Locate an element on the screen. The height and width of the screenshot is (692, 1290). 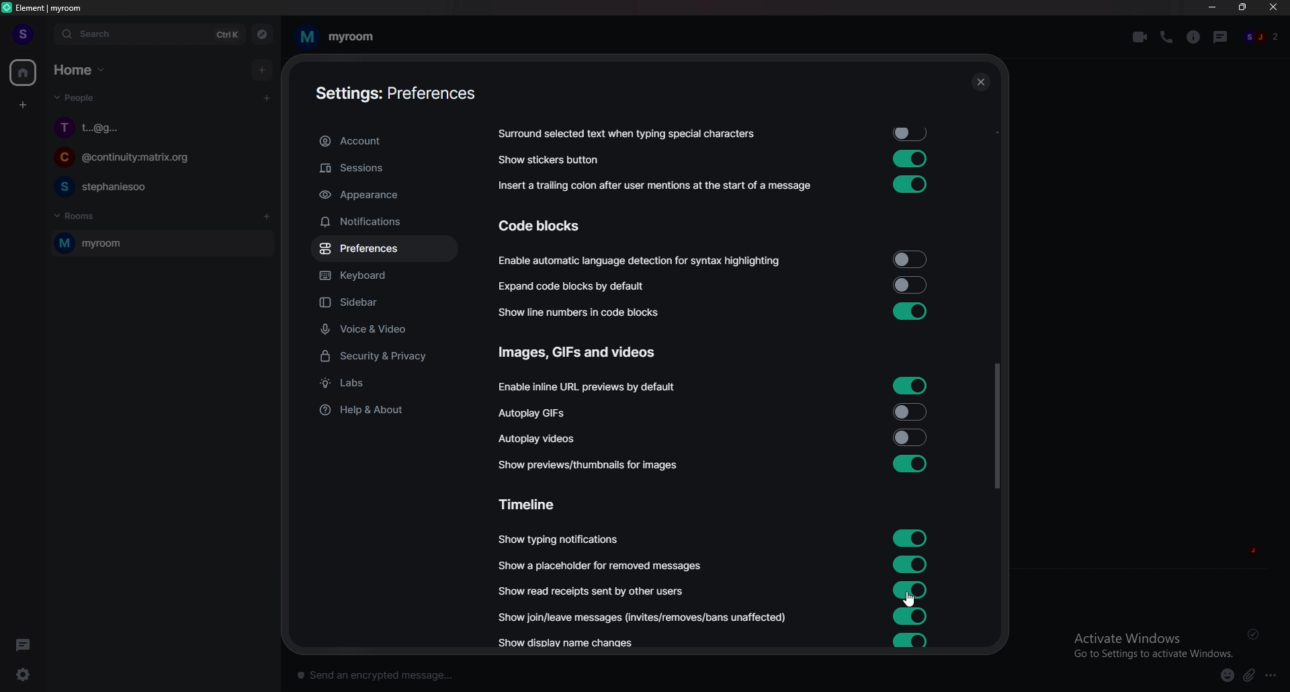
create a space is located at coordinates (24, 105).